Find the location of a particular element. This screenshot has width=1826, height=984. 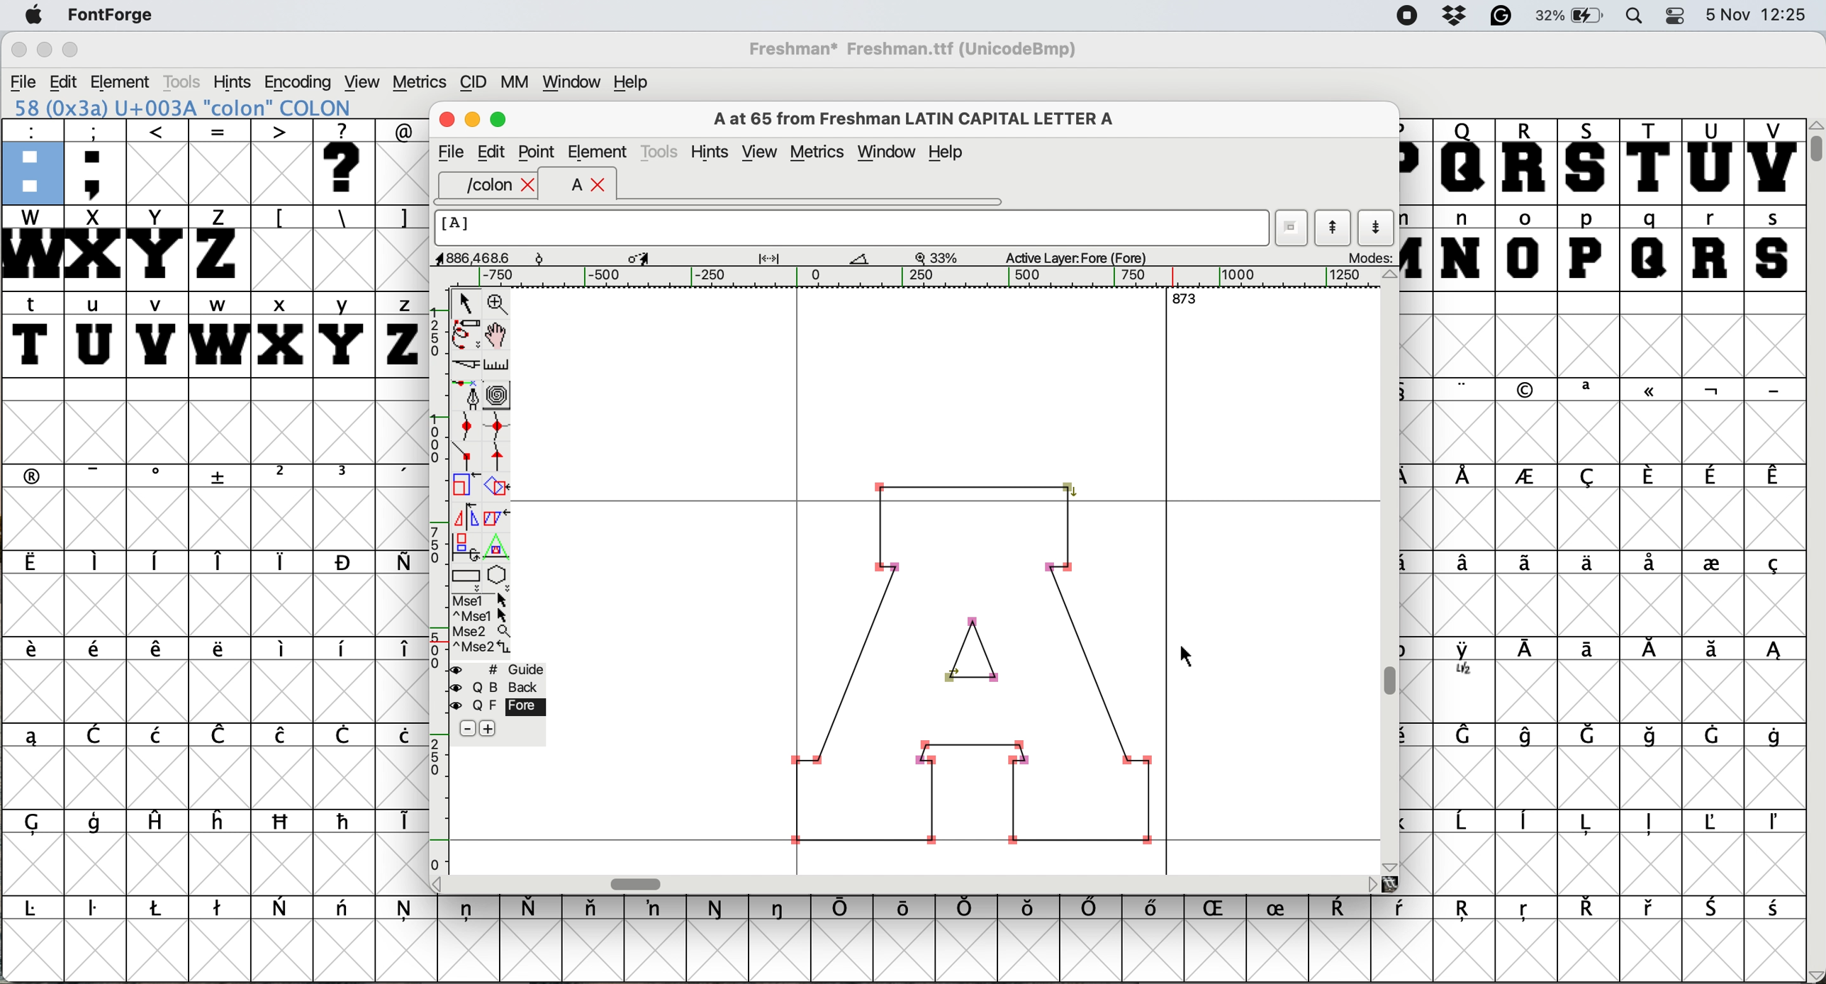

symbol is located at coordinates (398, 476).